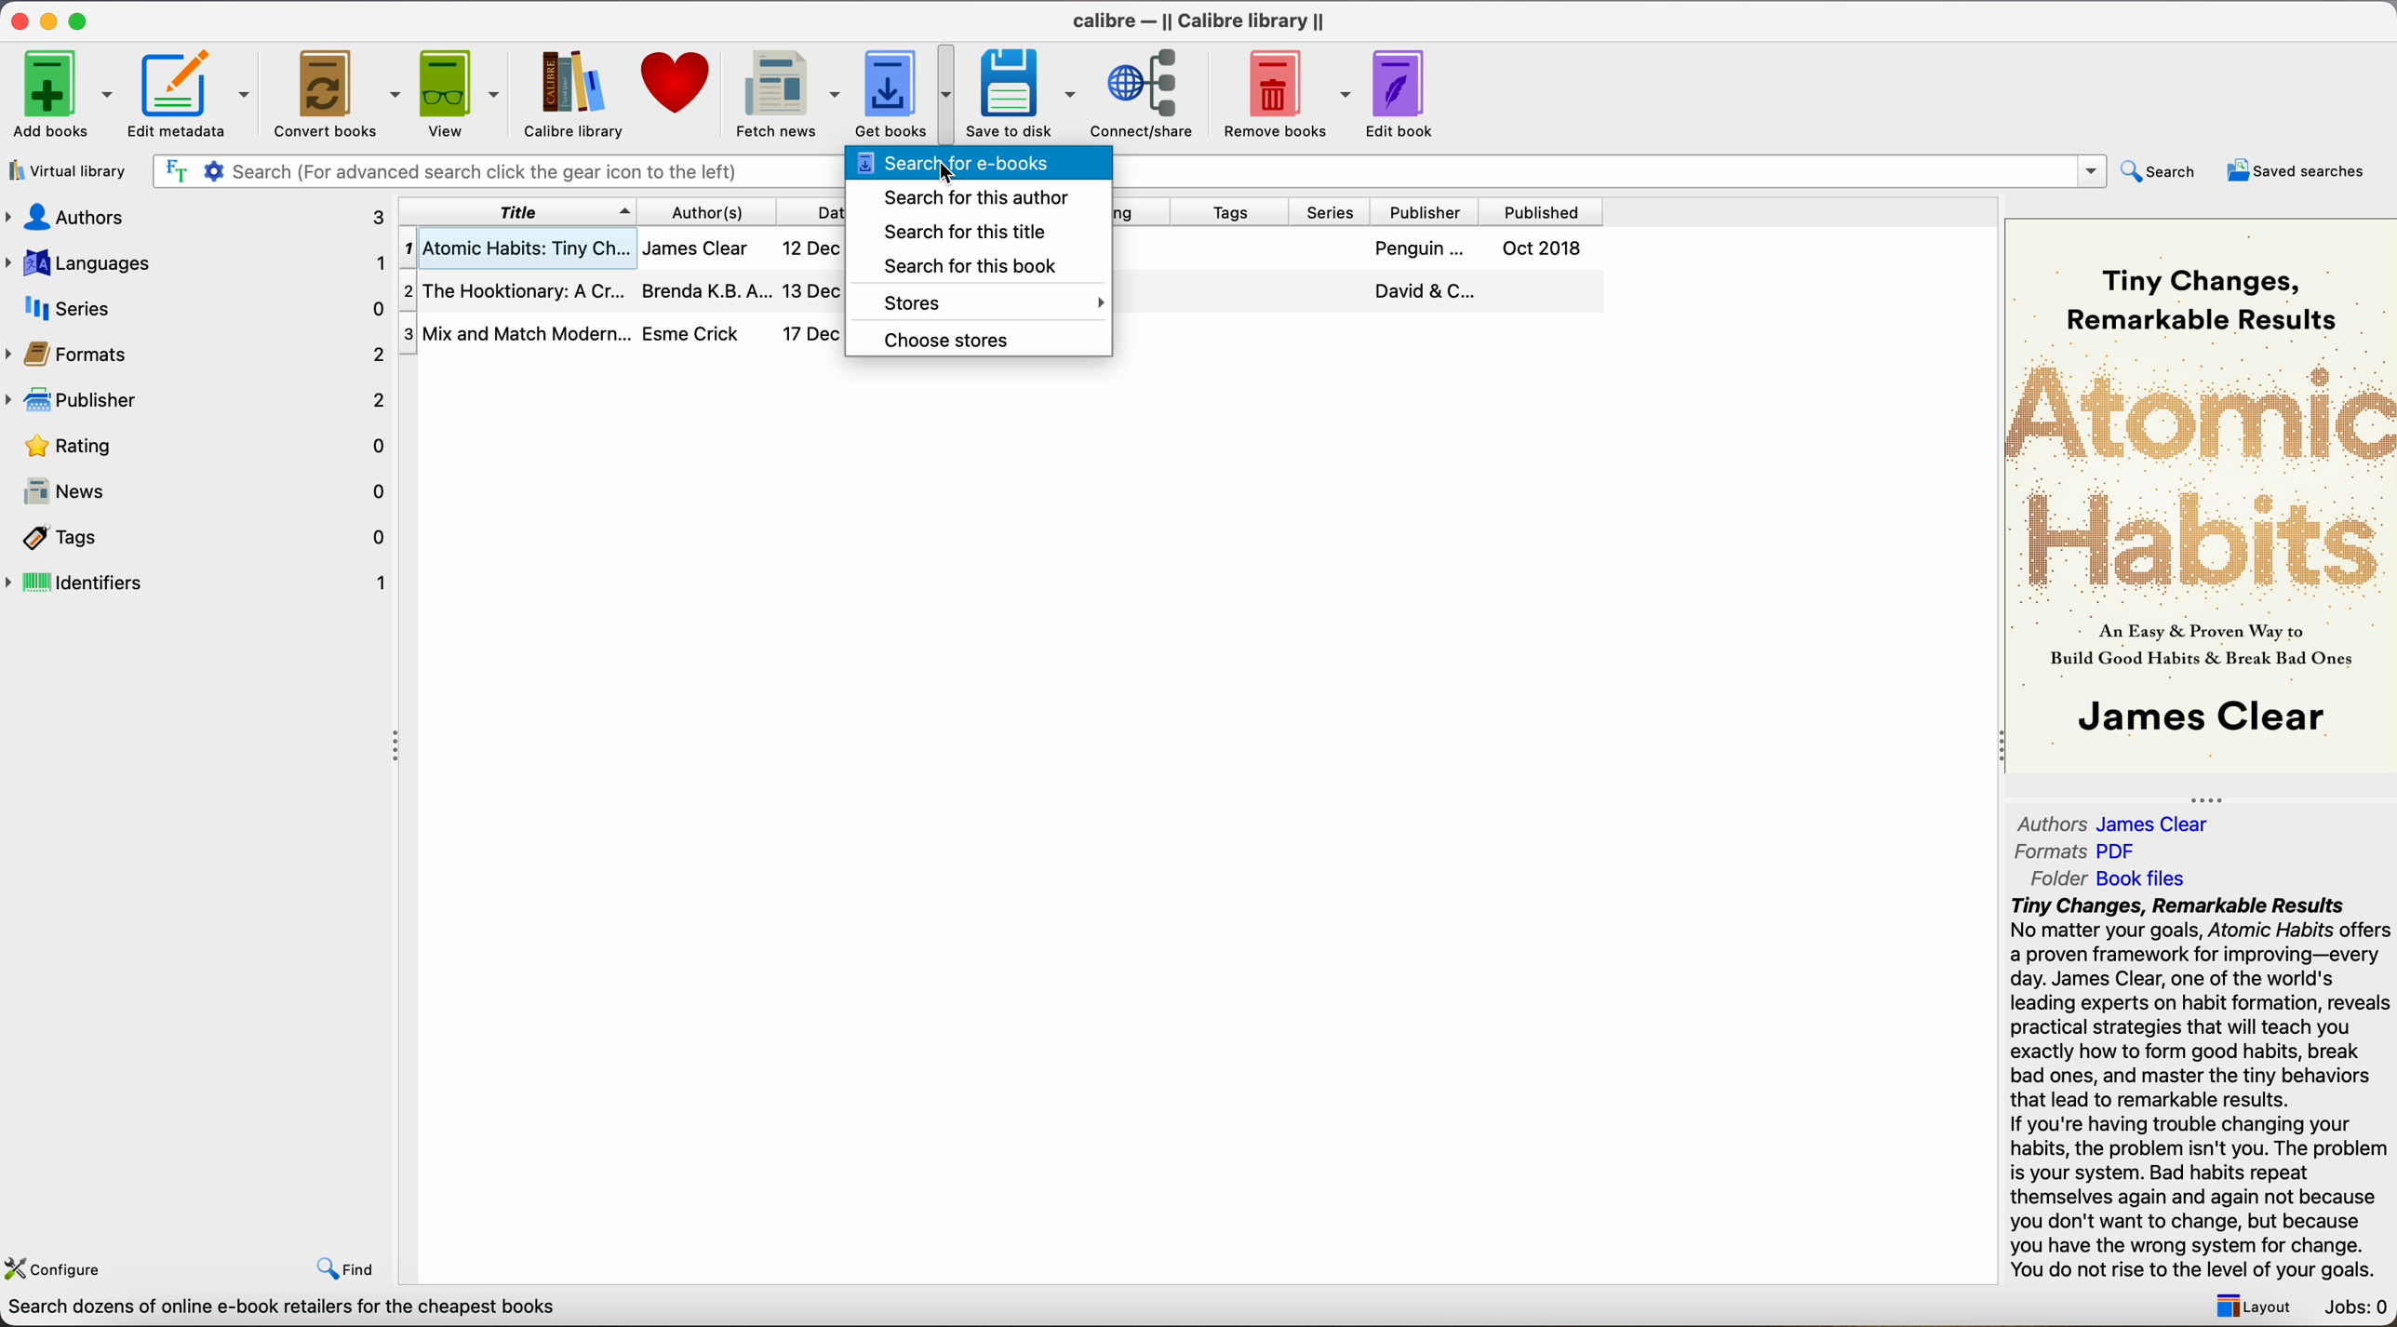 The image size is (2397, 1327). I want to click on languages, so click(194, 261).